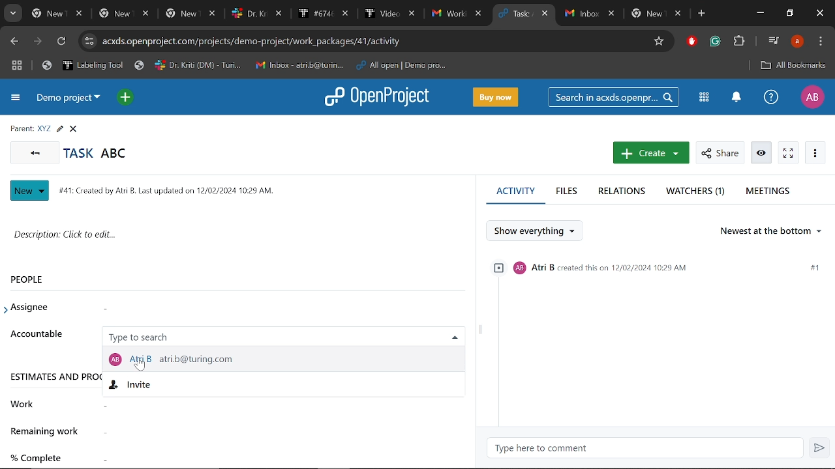  What do you see at coordinates (16, 99) in the screenshot?
I see `Expand project menu` at bounding box center [16, 99].